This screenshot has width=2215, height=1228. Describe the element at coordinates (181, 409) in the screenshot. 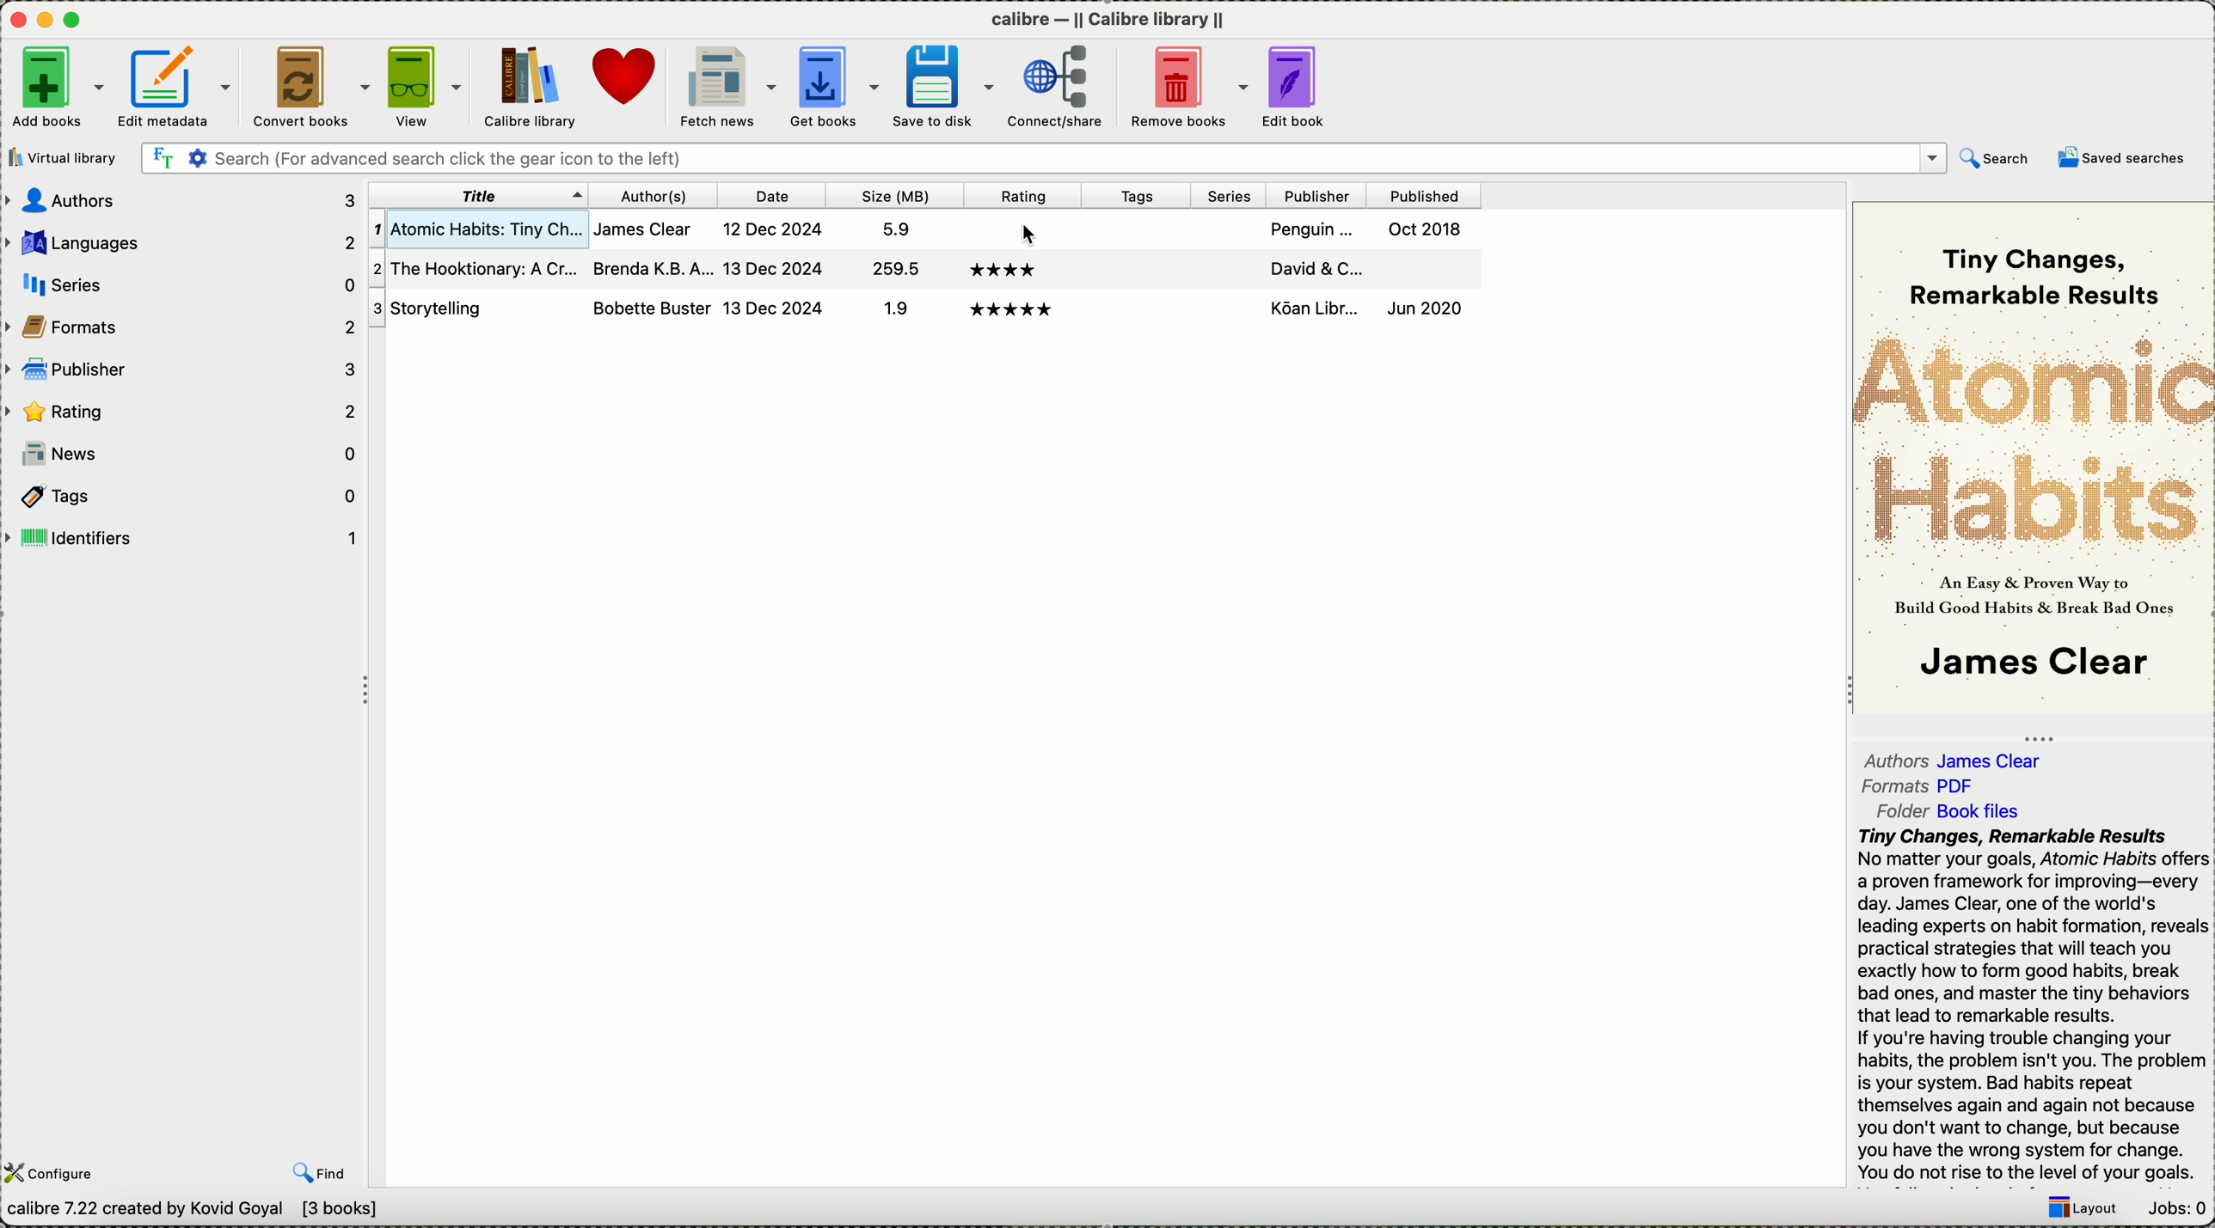

I see `rating` at that location.